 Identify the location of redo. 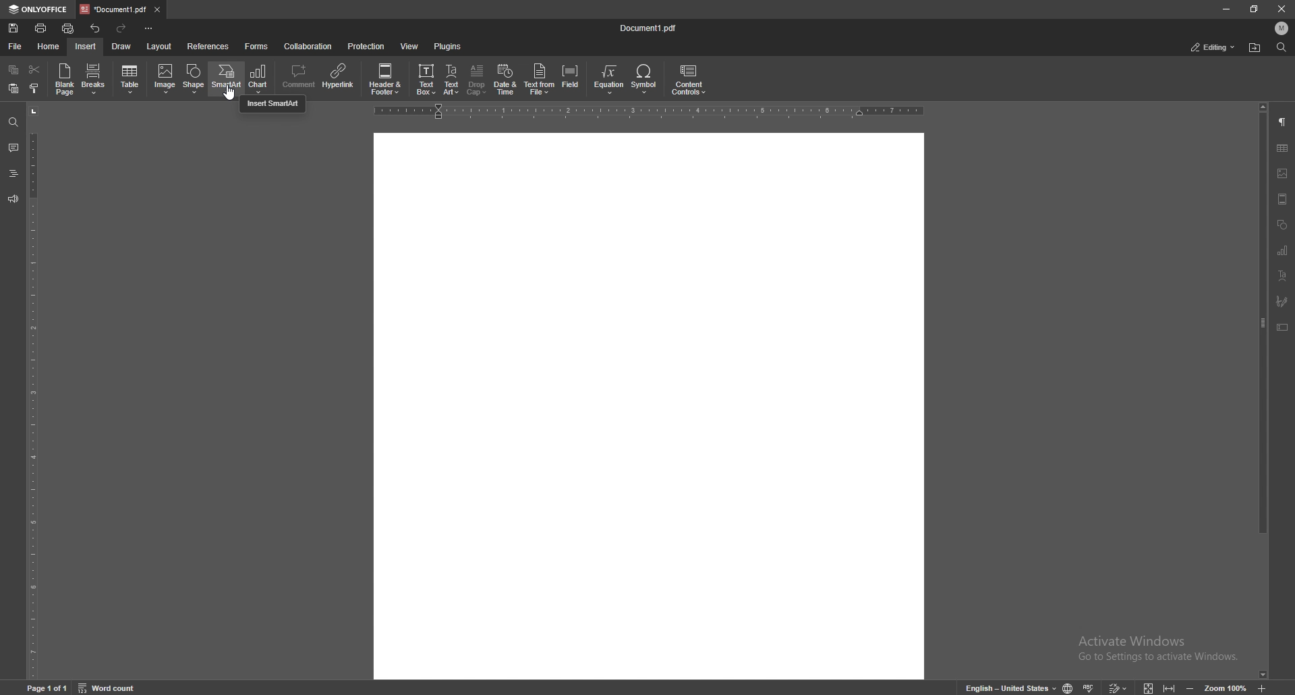
(121, 28).